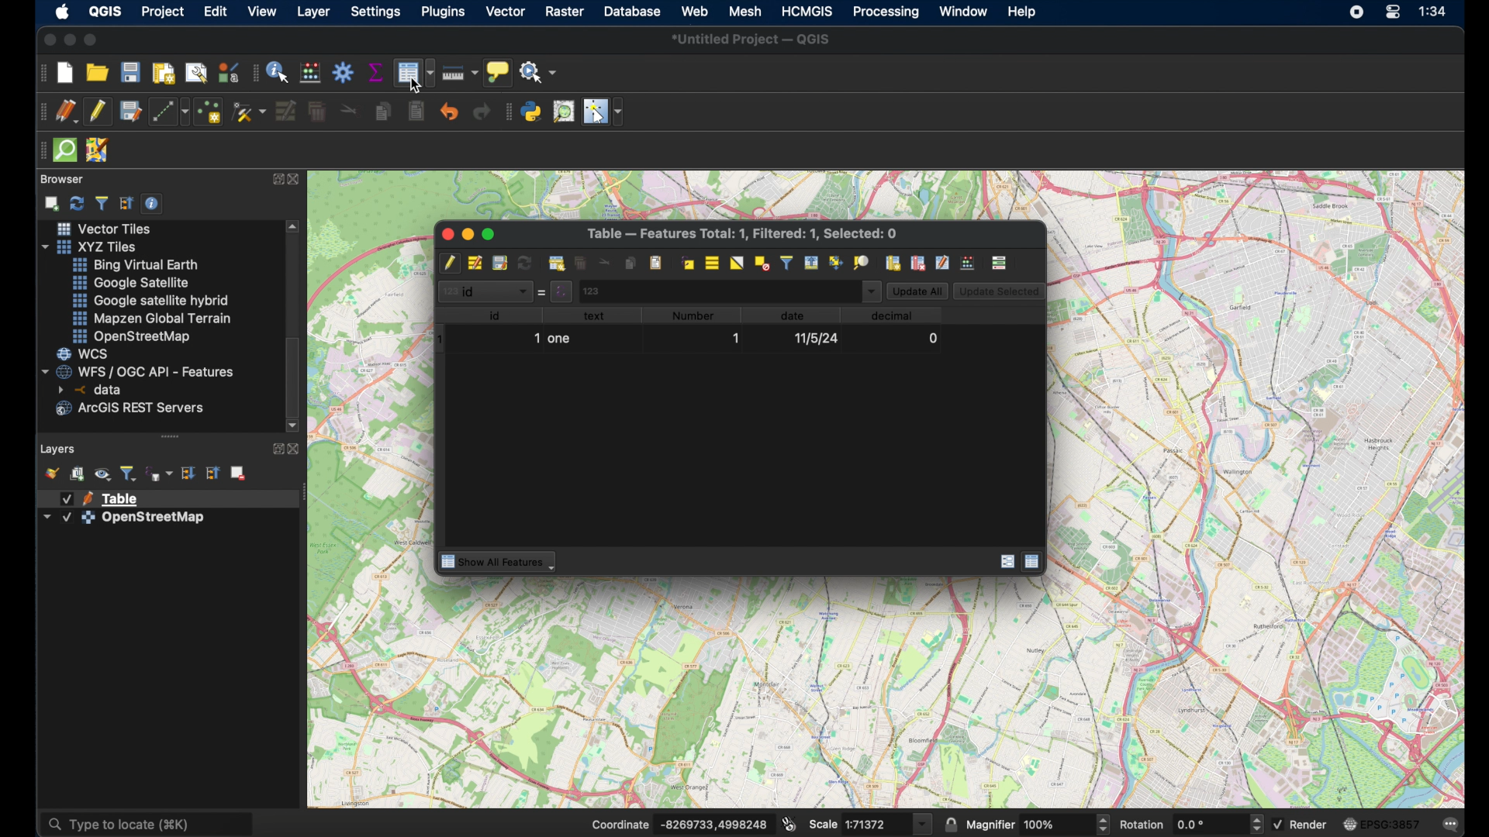 The height and width of the screenshot is (837, 1489). What do you see at coordinates (886, 12) in the screenshot?
I see `processing` at bounding box center [886, 12].